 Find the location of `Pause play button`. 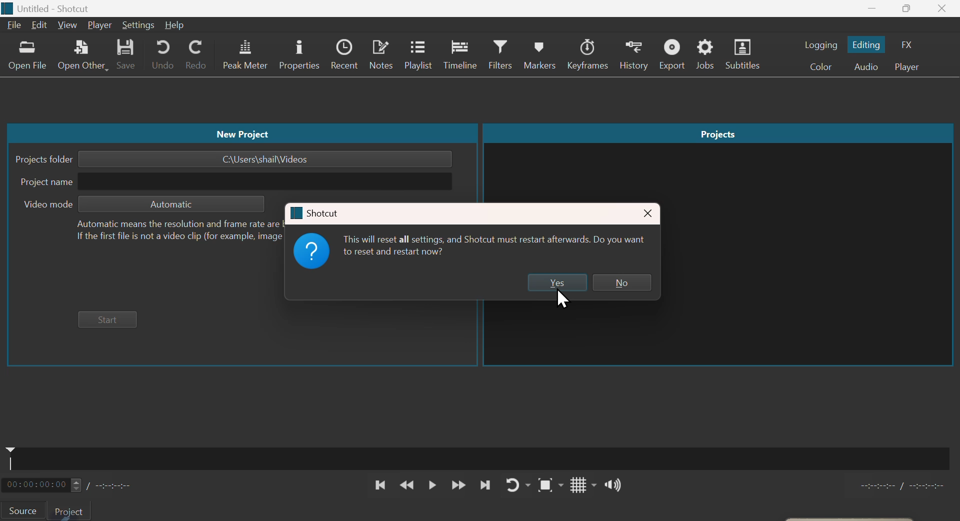

Pause play button is located at coordinates (433, 486).